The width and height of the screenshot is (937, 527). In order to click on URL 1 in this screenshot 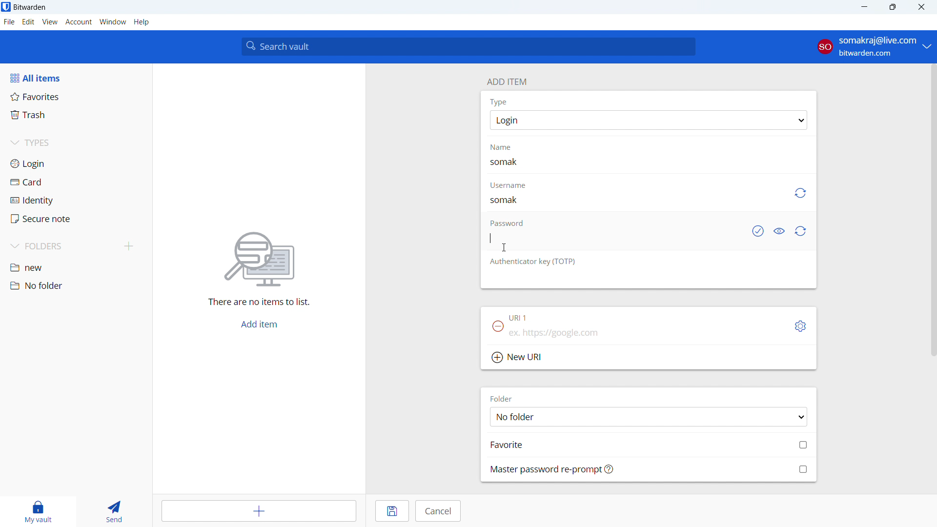, I will do `click(520, 319)`.